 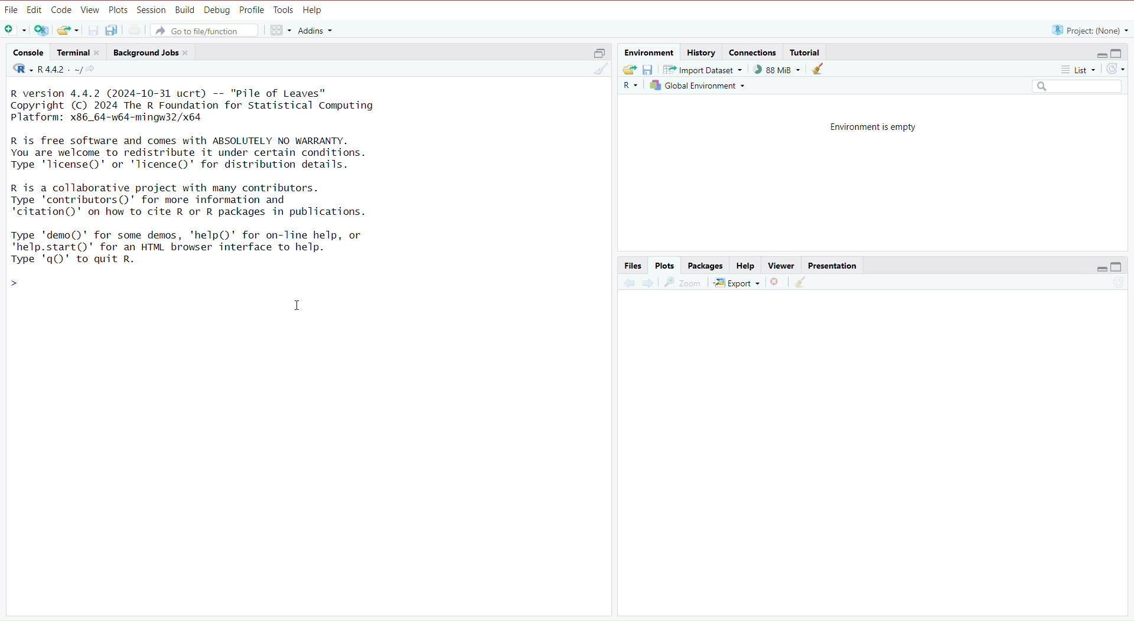 I want to click on expand, so click(x=1098, y=54).